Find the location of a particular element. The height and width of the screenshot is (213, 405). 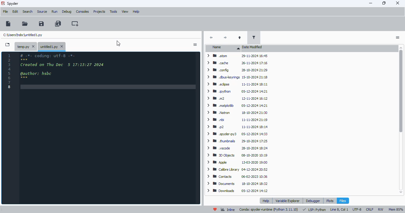

> mom 12-11-2024 16:12 is located at coordinates (236, 98).